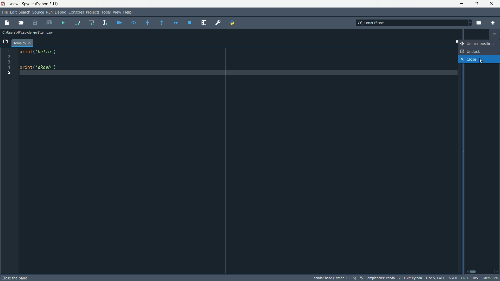  What do you see at coordinates (21, 23) in the screenshot?
I see `open file` at bounding box center [21, 23].